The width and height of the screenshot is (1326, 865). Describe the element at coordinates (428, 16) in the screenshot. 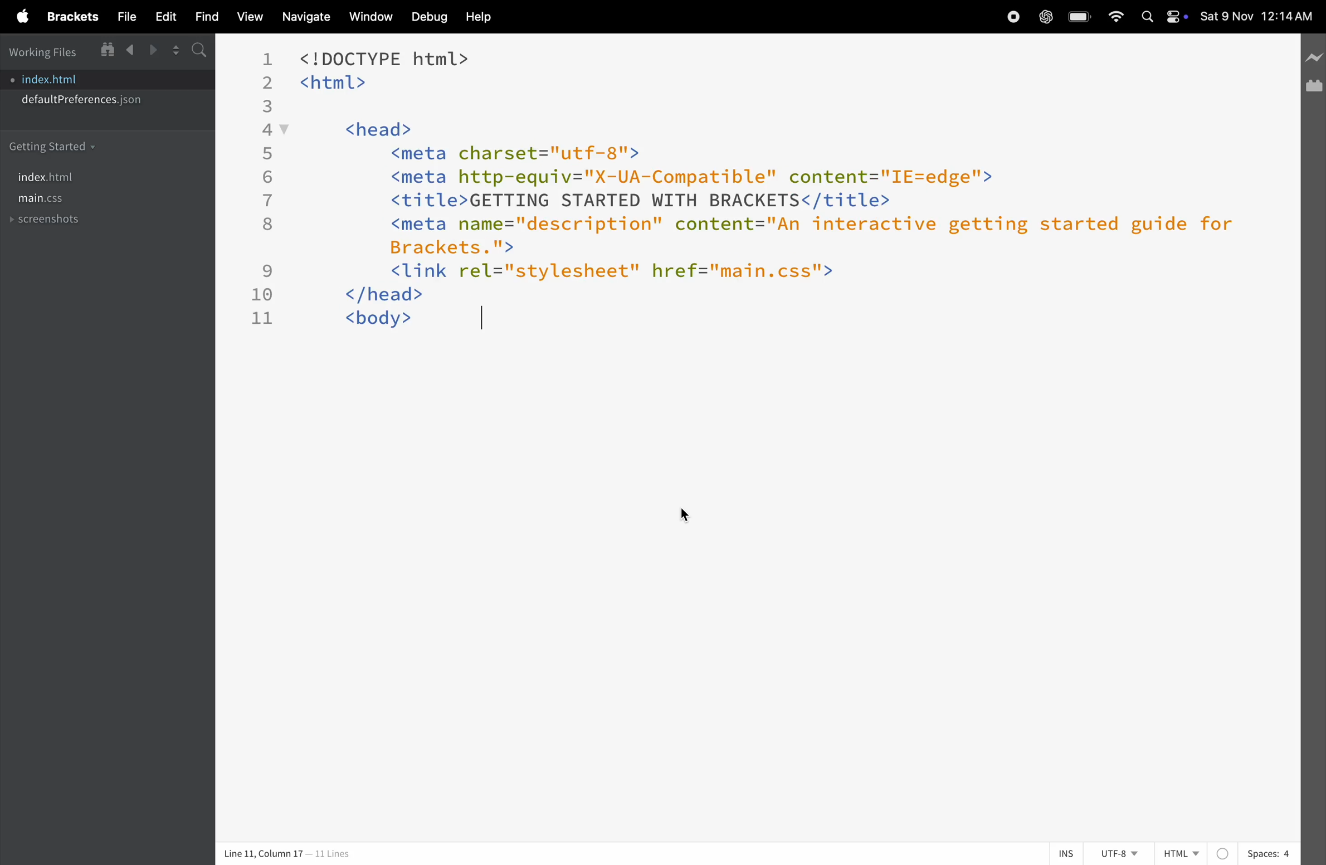

I see `debug` at that location.